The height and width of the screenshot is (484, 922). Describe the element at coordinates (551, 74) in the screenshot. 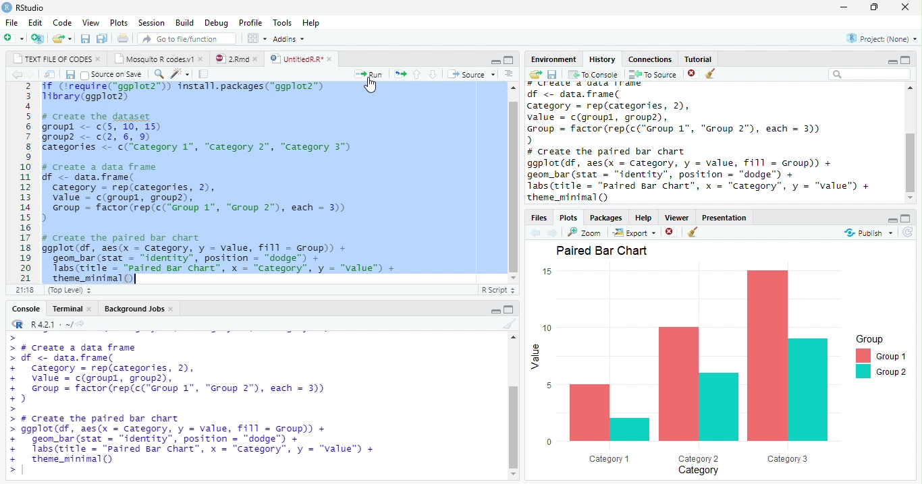

I see `save history ` at that location.